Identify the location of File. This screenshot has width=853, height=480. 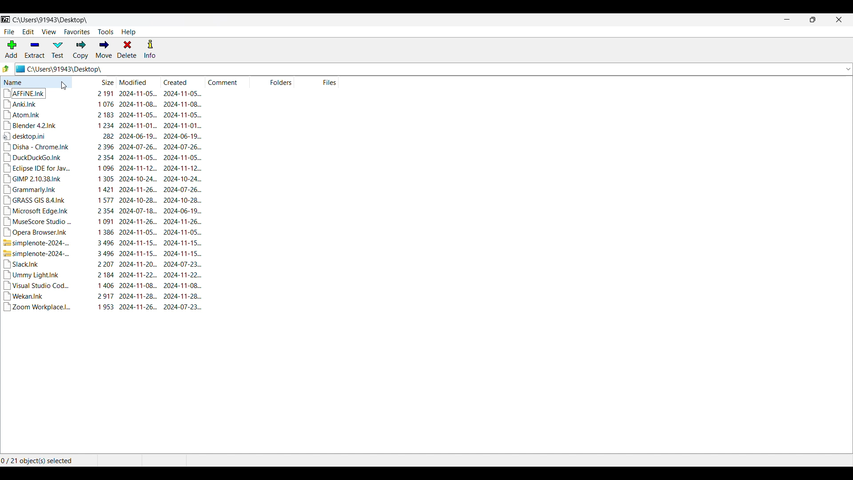
(9, 32).